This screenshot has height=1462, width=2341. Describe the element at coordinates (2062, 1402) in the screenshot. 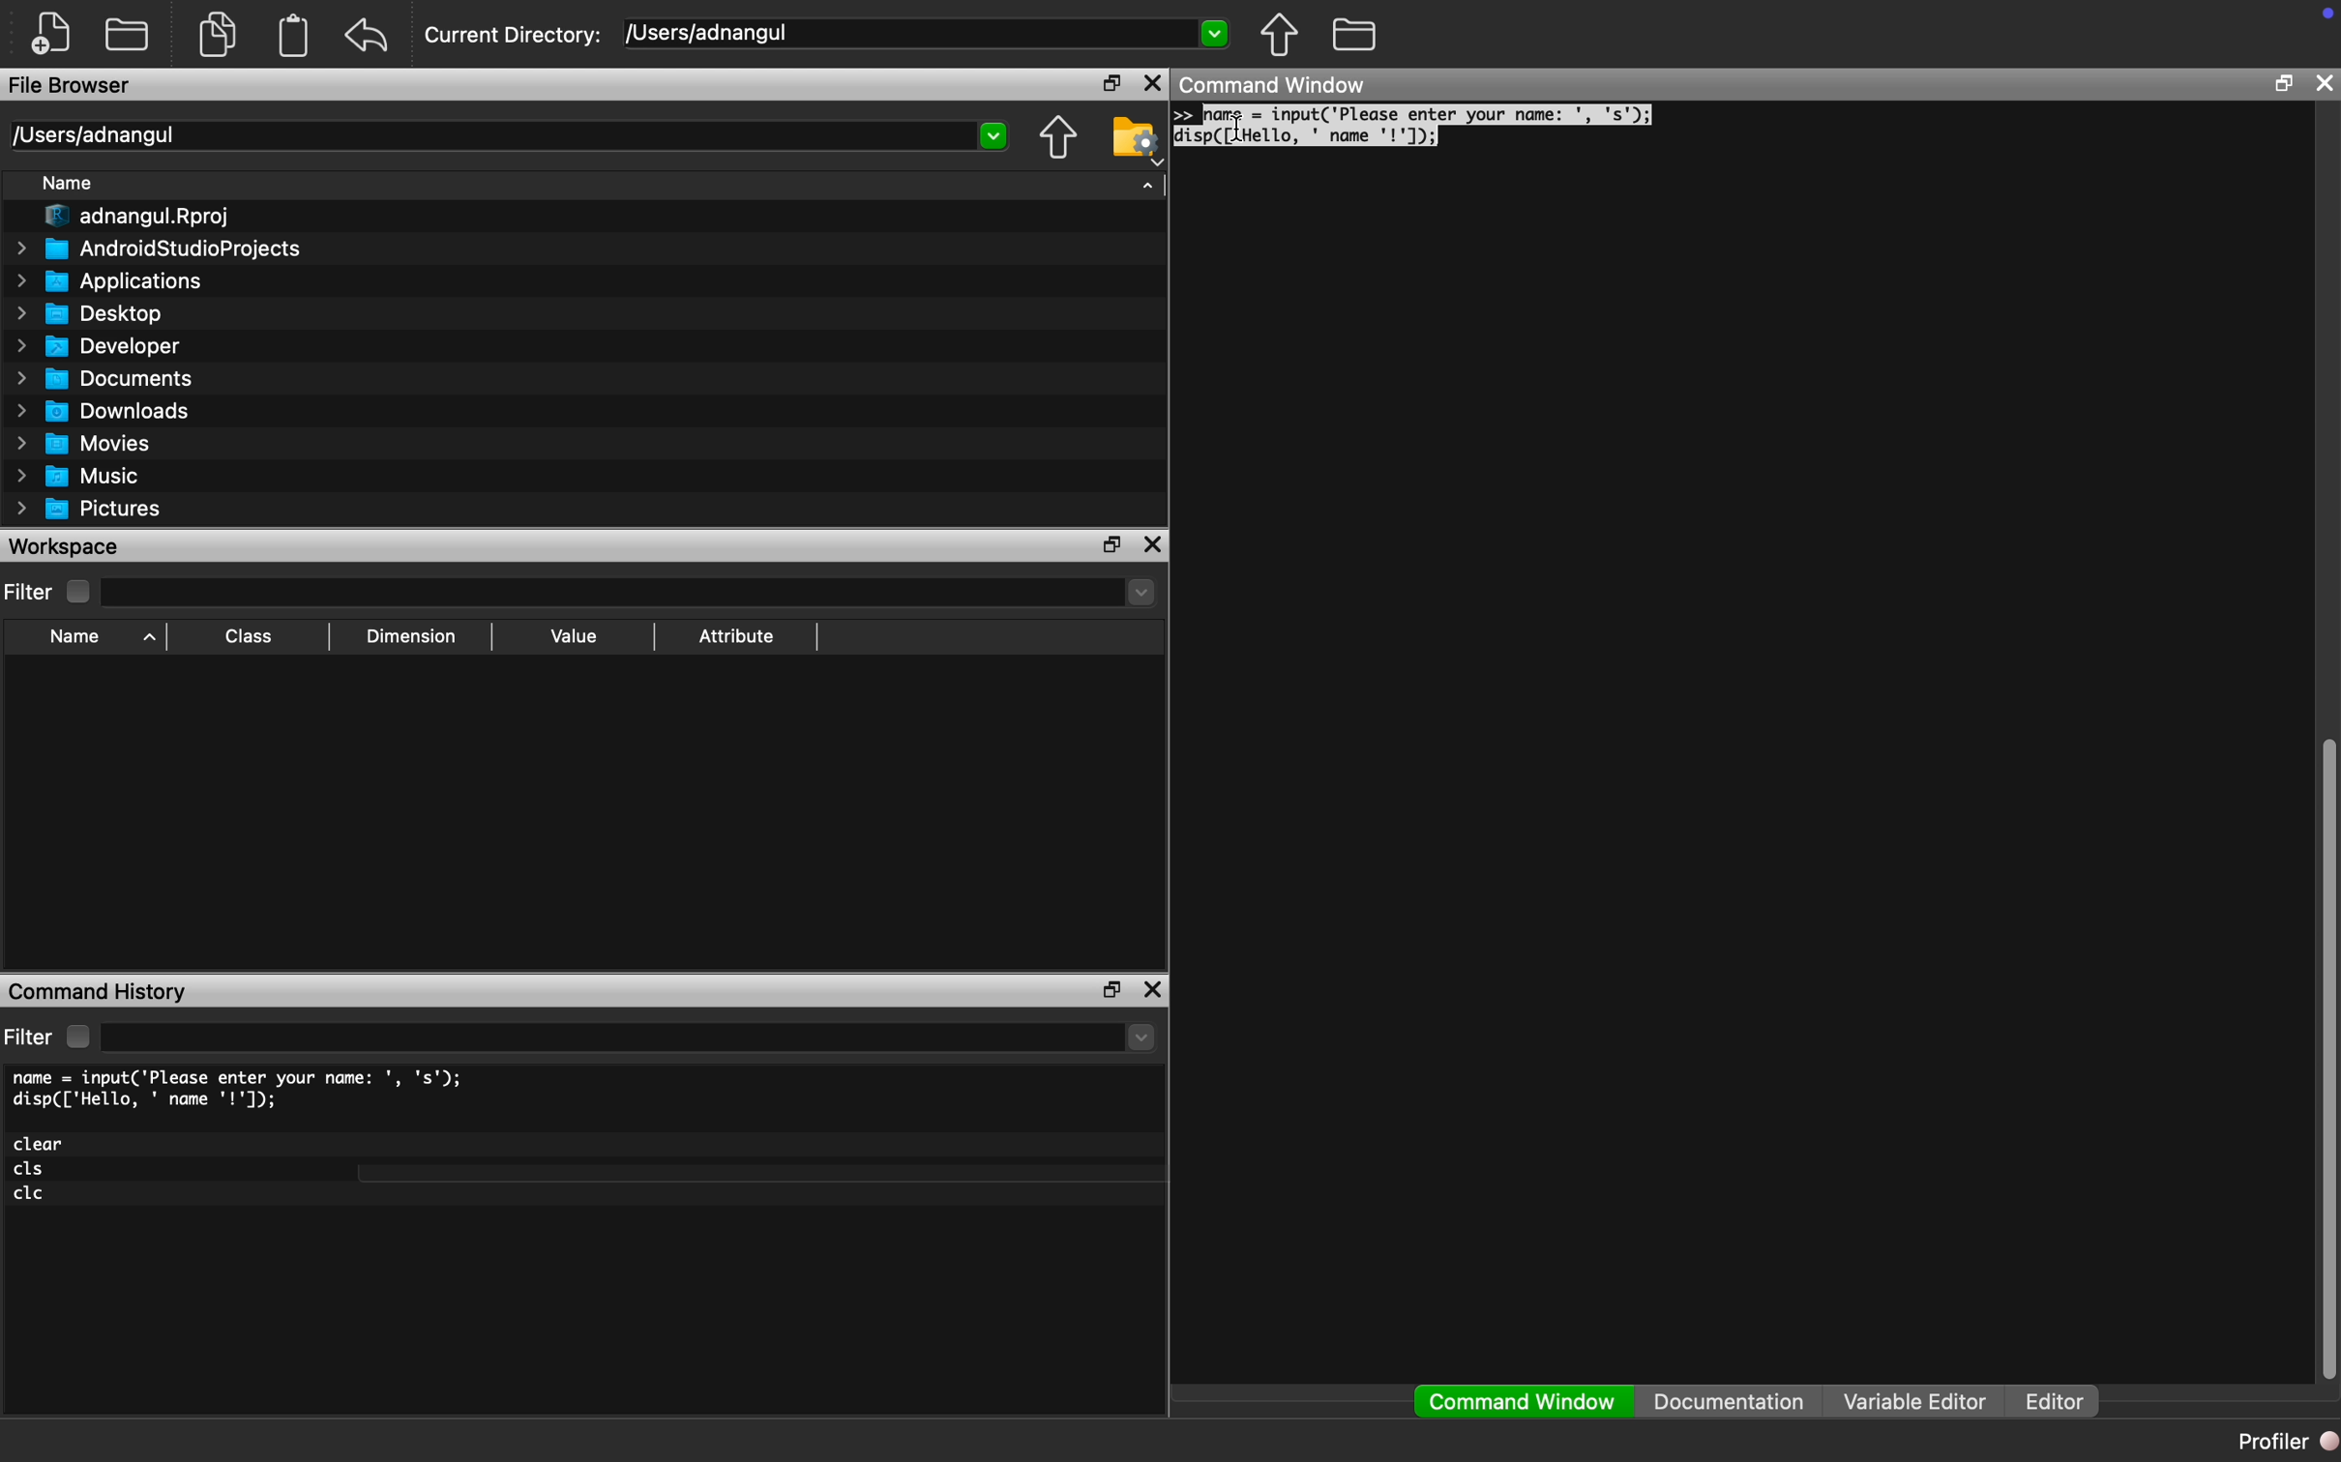

I see `Editor` at that location.